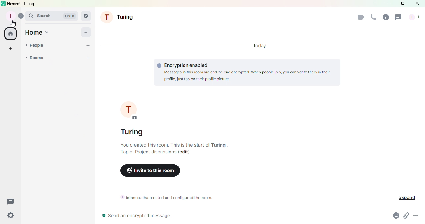 The image size is (425, 224). Describe the element at coordinates (11, 34) in the screenshot. I see `Home` at that location.